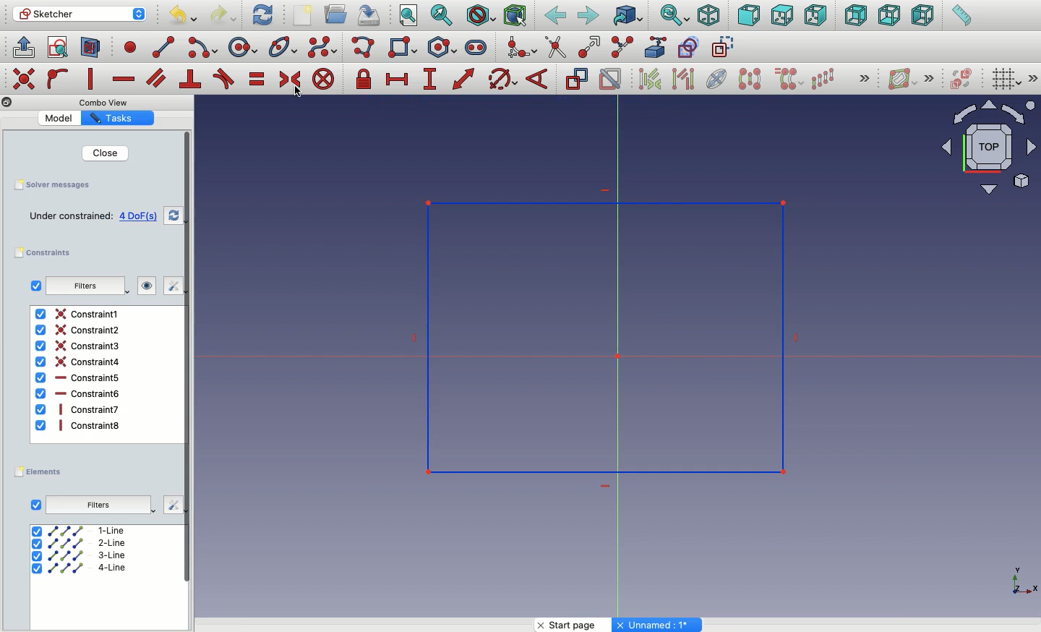  I want to click on Expand, so click(930, 78).